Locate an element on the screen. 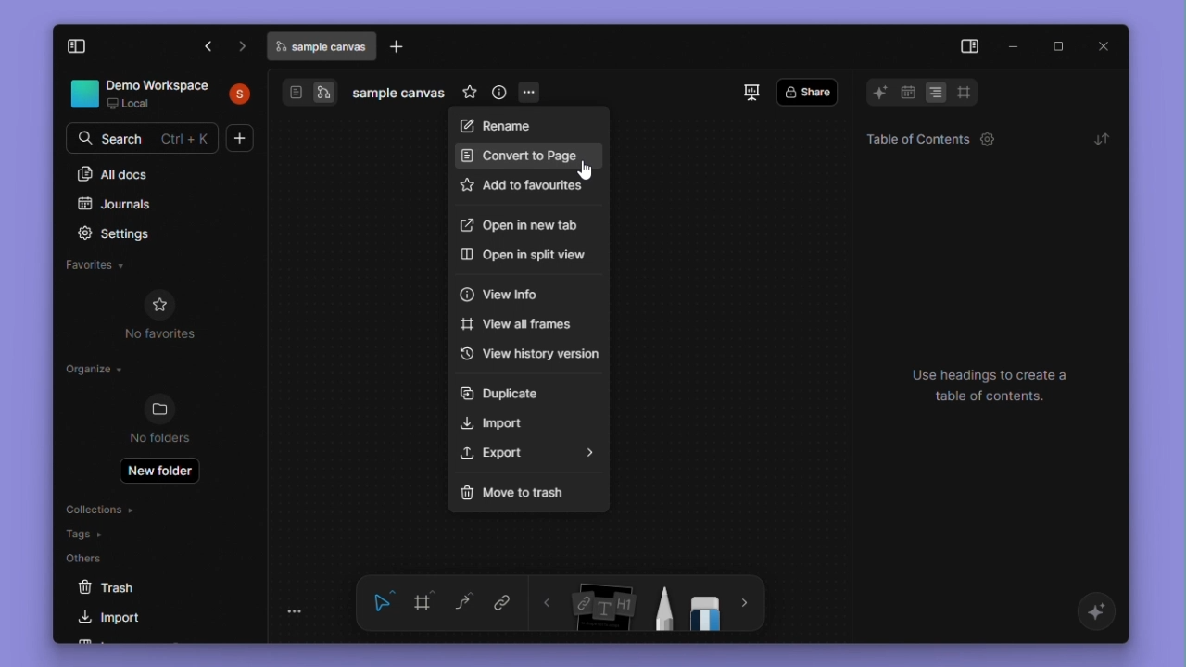 The image size is (1186, 667). add To favourite is located at coordinates (521, 189).